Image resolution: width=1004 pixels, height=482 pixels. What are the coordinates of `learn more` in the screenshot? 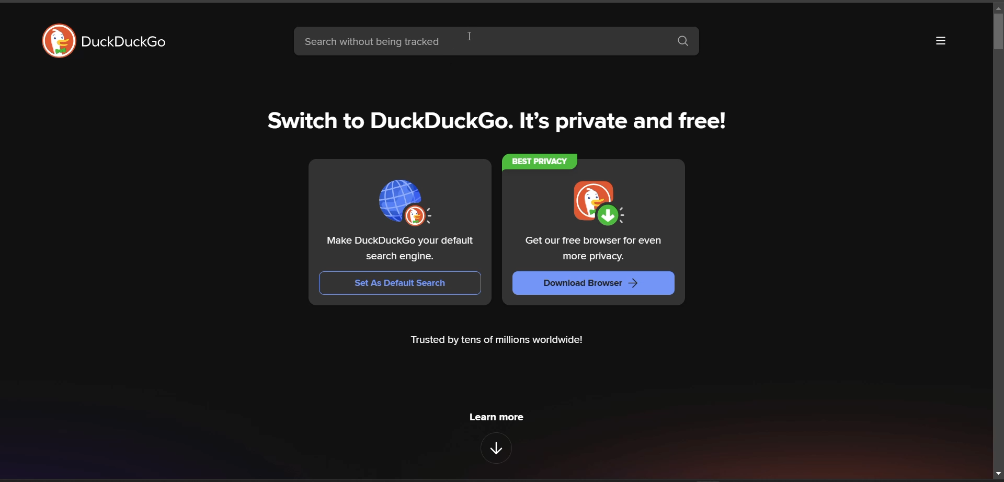 It's located at (496, 418).